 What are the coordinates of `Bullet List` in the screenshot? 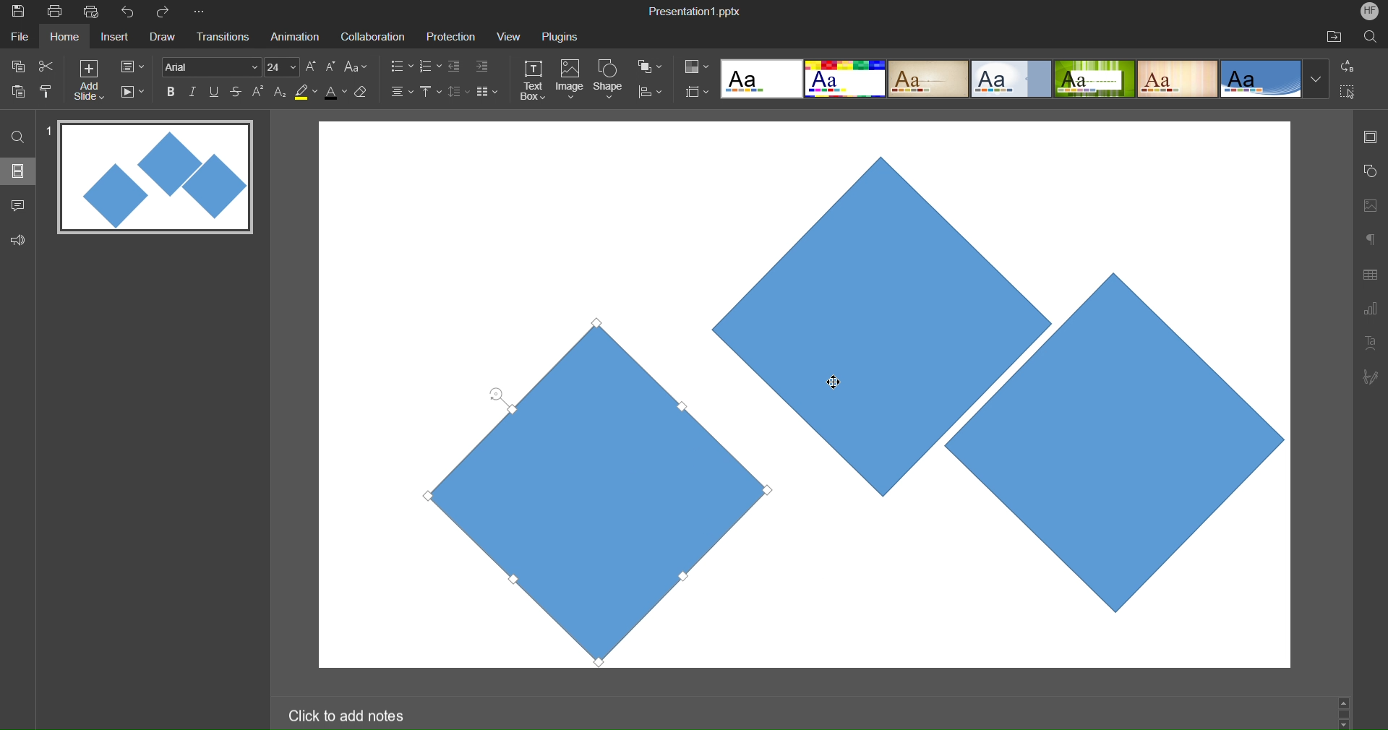 It's located at (400, 67).